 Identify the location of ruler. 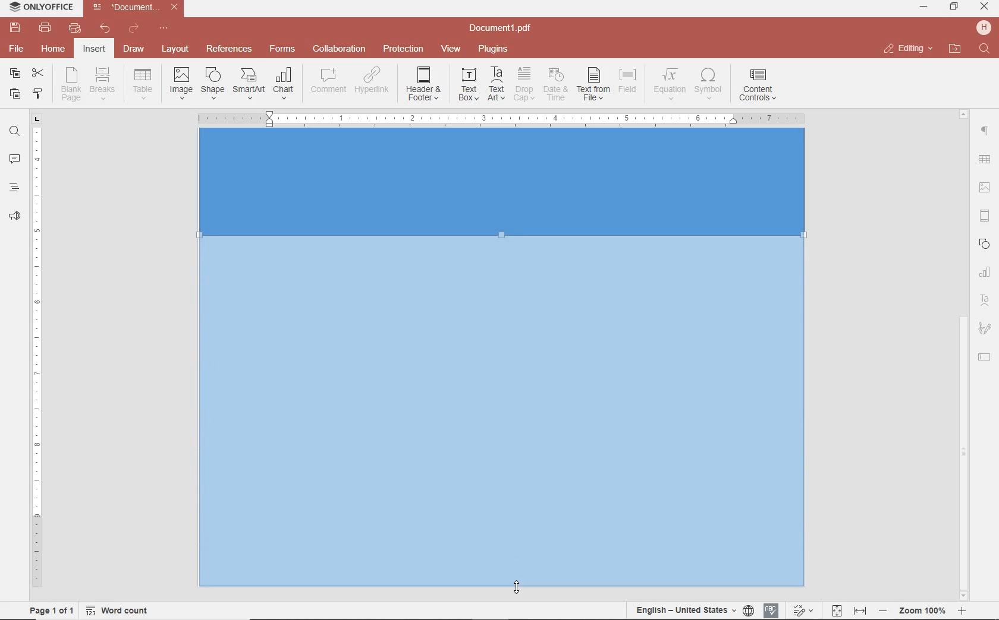
(37, 363).